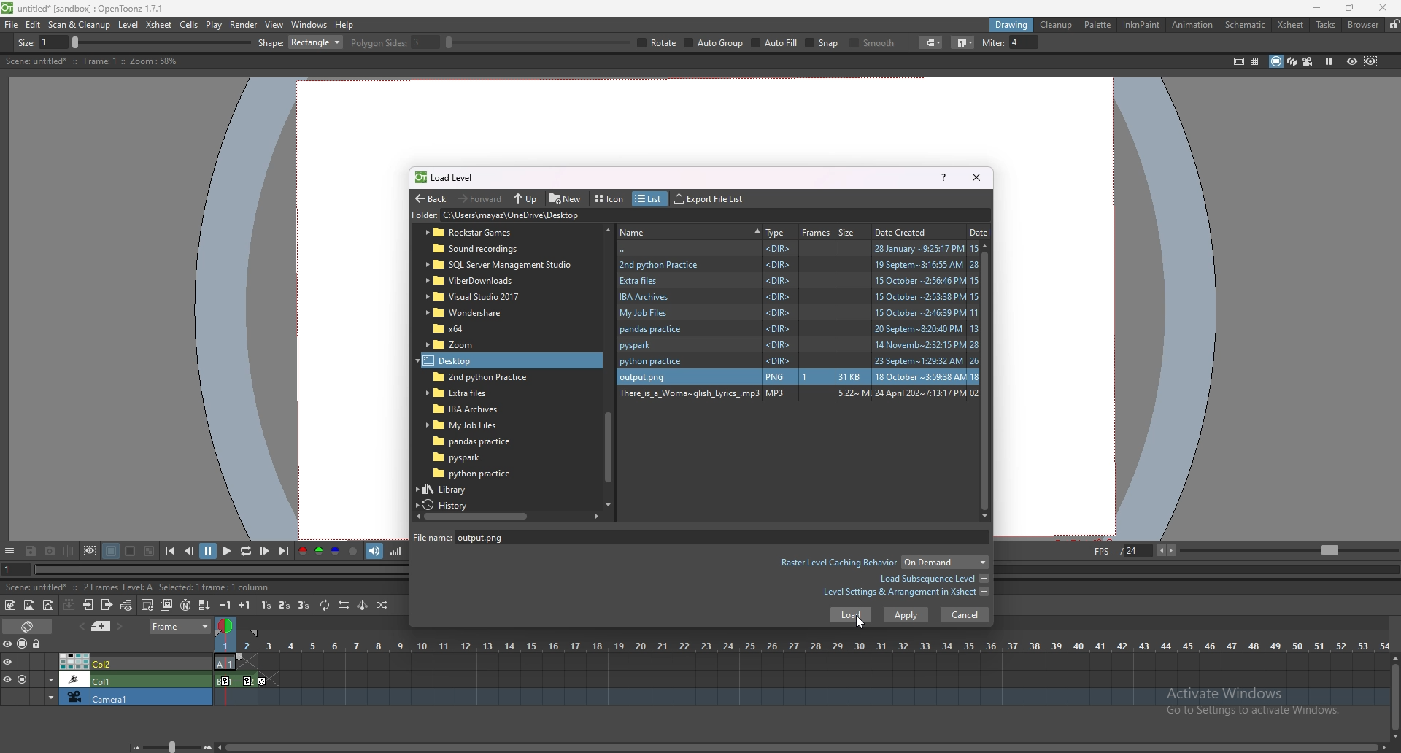 This screenshot has height=753, width=1401. Describe the element at coordinates (475, 297) in the screenshot. I see `folder` at that location.